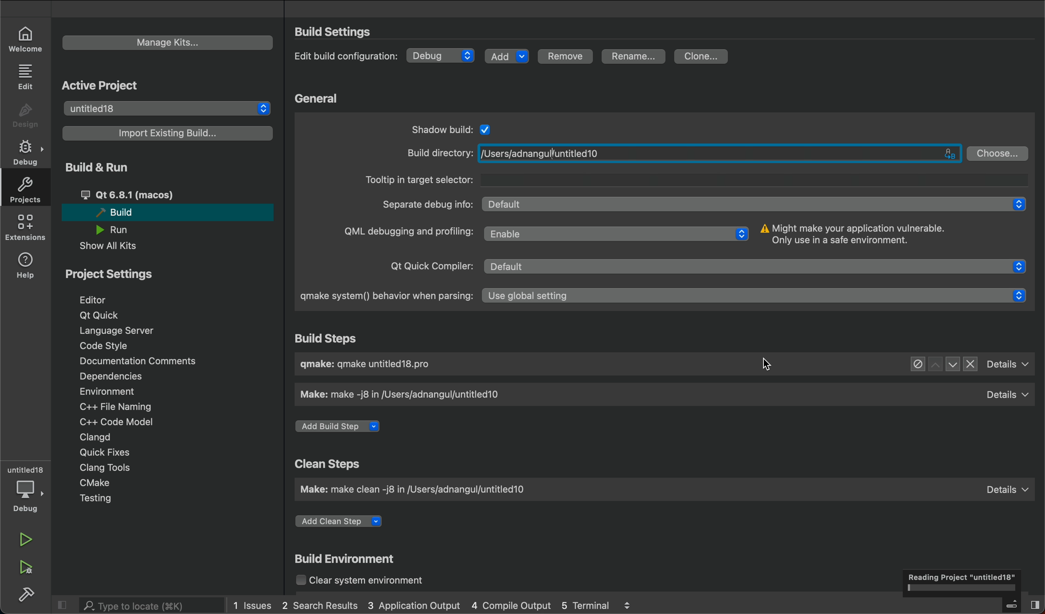 This screenshot has height=614, width=1045. What do you see at coordinates (26, 230) in the screenshot?
I see `extensions` at bounding box center [26, 230].